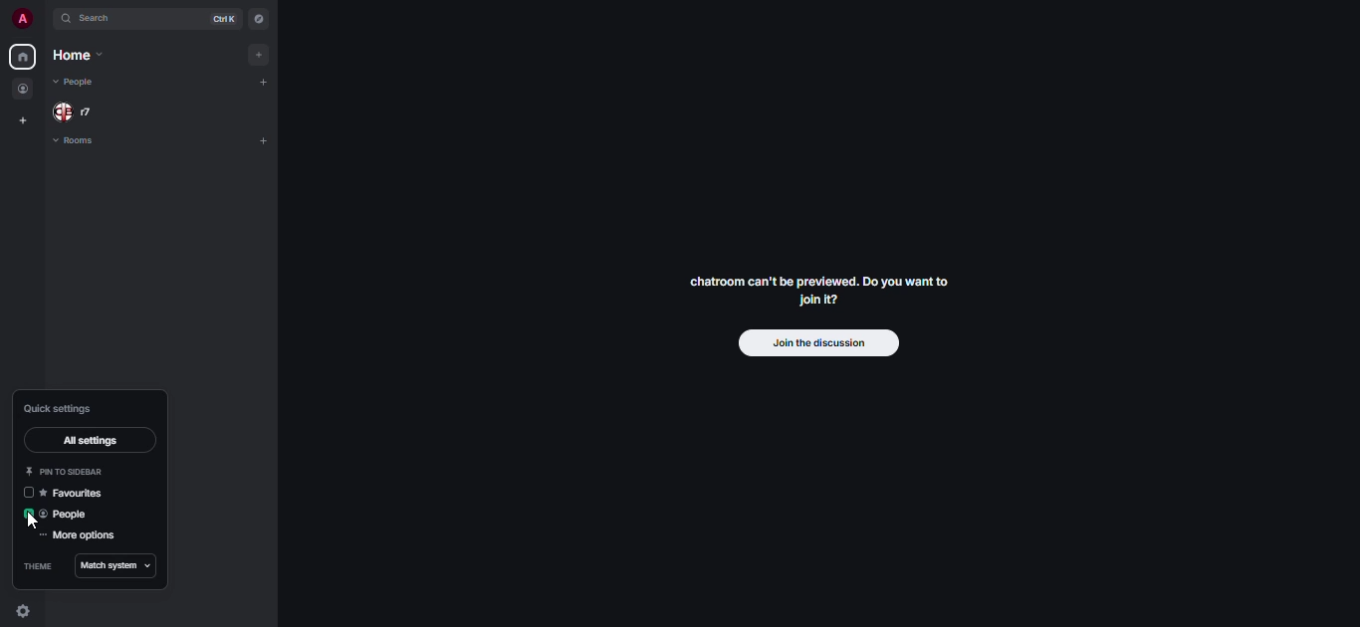 The width and height of the screenshot is (1360, 627). What do you see at coordinates (20, 18) in the screenshot?
I see `profile` at bounding box center [20, 18].